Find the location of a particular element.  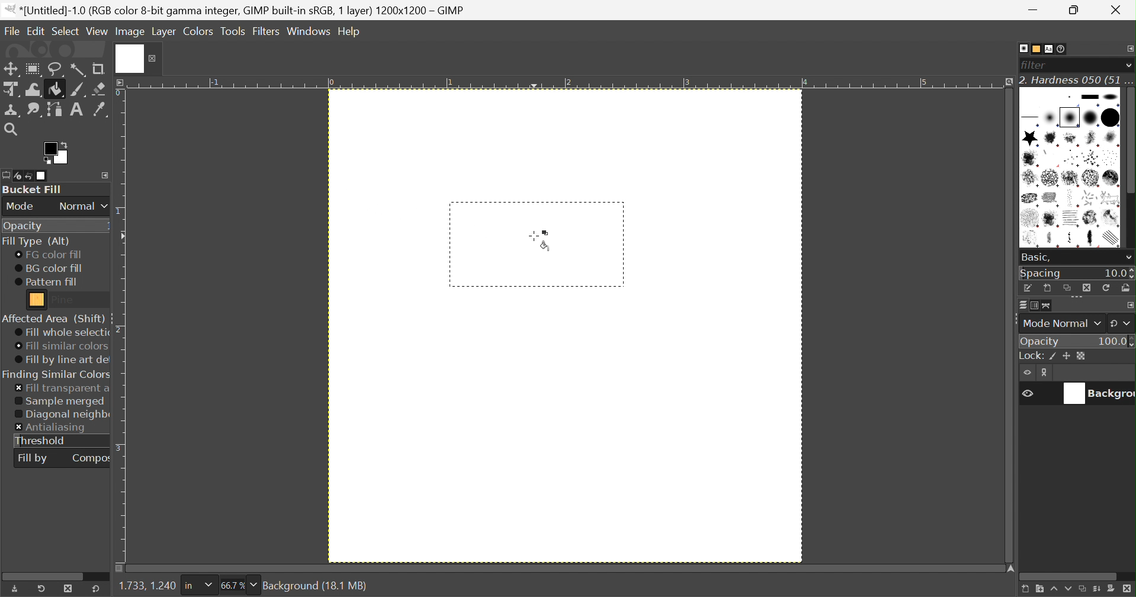

Edit Layer is located at coordinates (1047, 373).